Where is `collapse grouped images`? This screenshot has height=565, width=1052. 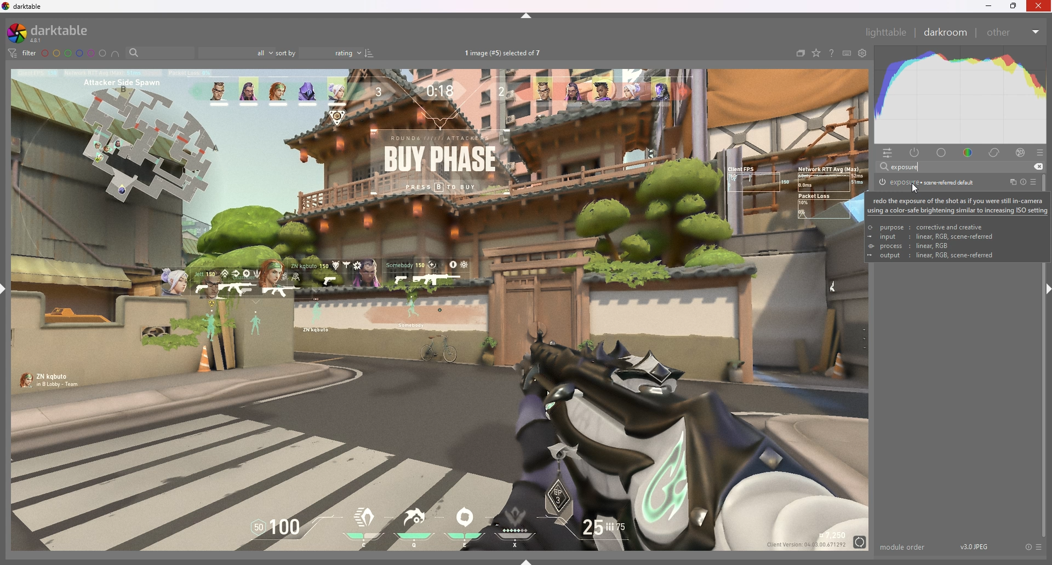 collapse grouped images is located at coordinates (800, 54).